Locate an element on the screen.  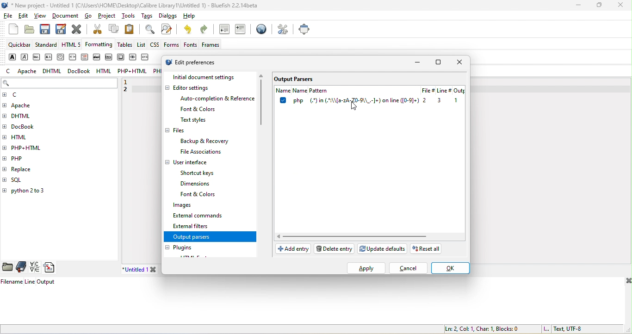
close is located at coordinates (77, 29).